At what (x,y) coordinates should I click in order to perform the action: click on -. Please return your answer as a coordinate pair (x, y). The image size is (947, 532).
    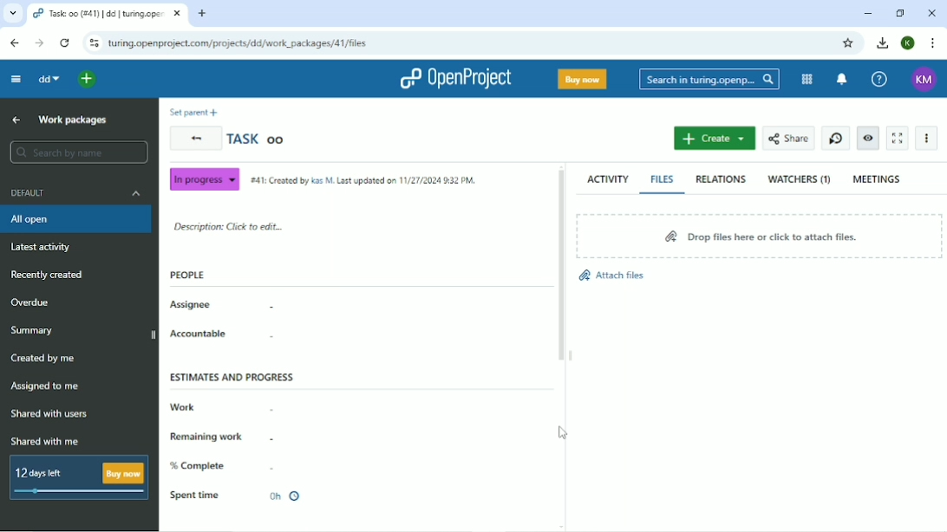
    Looking at the image, I should click on (278, 468).